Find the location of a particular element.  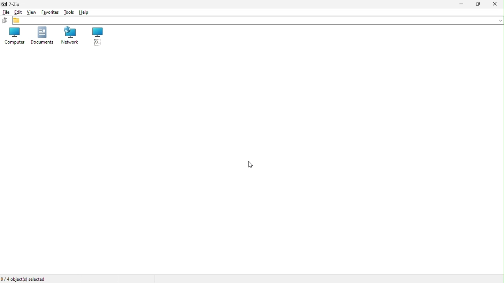

Computer is located at coordinates (15, 37).